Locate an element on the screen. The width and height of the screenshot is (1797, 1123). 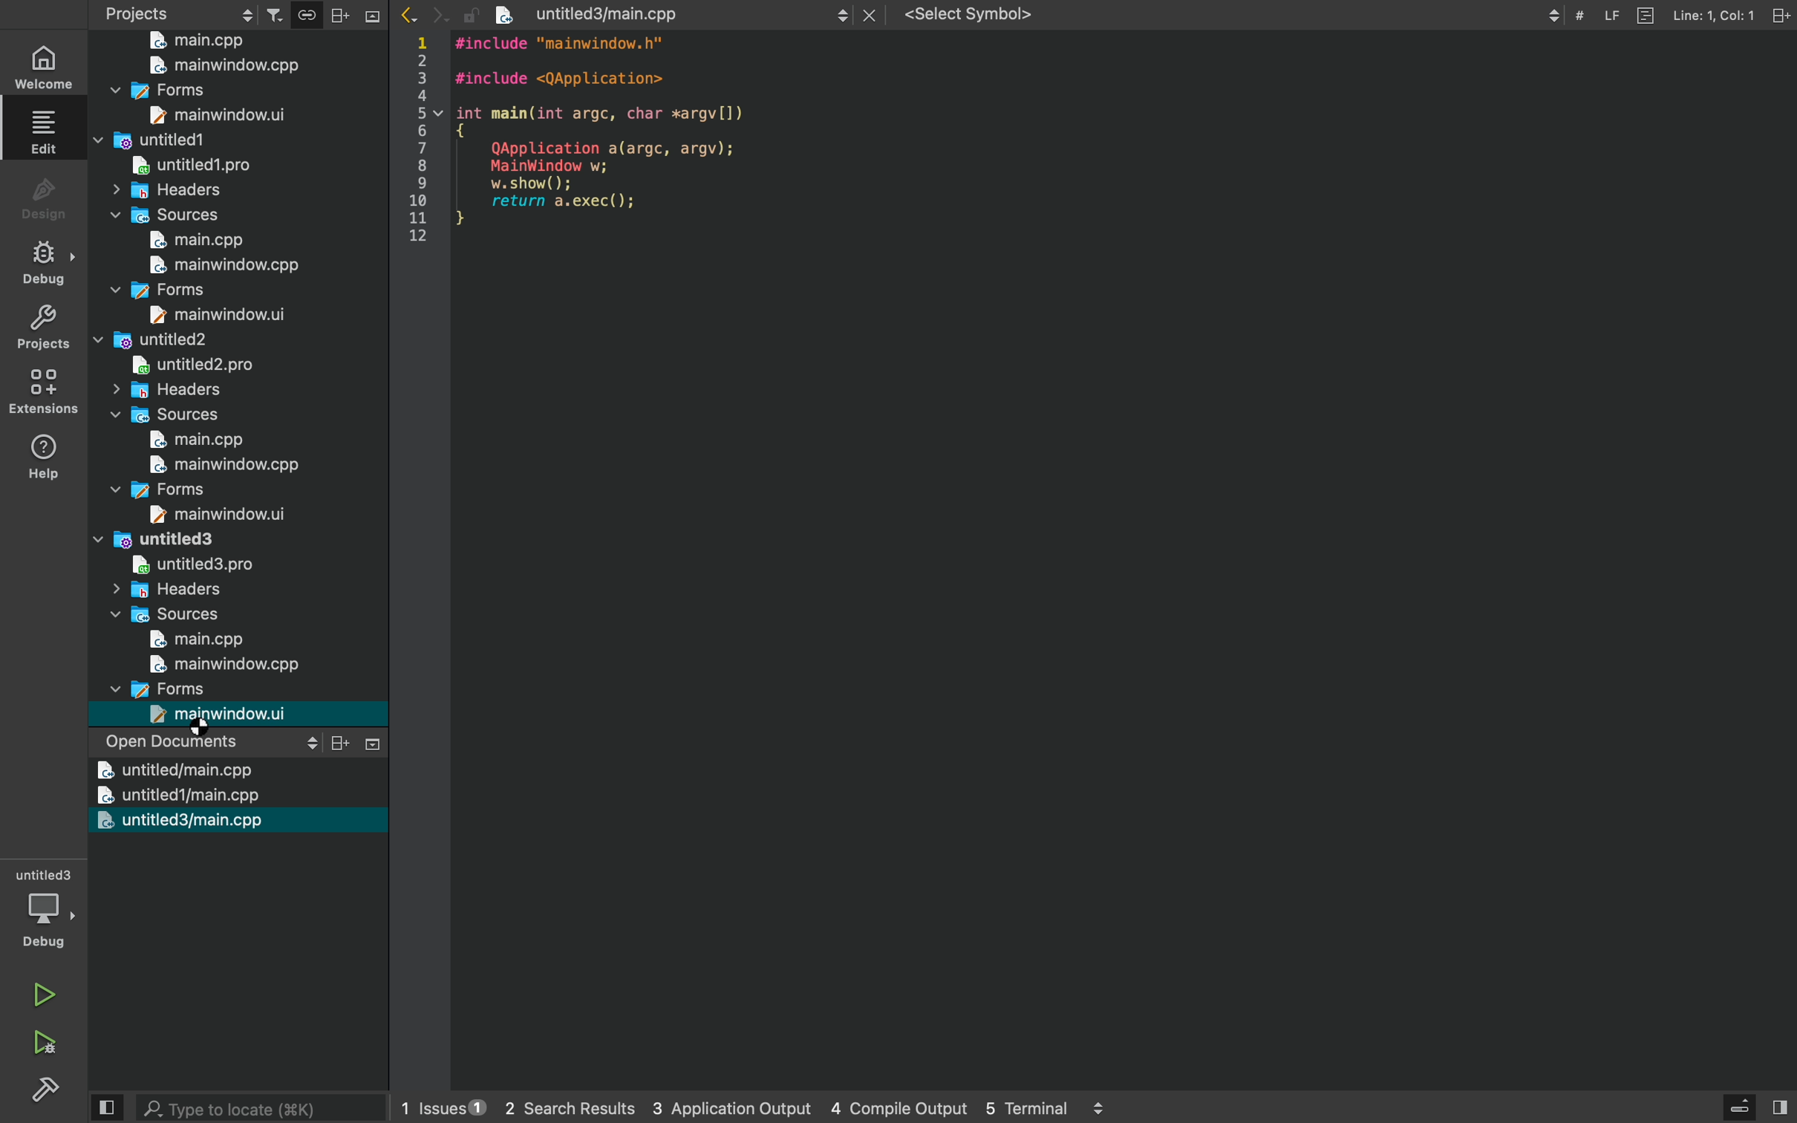
main is located at coordinates (195, 40).